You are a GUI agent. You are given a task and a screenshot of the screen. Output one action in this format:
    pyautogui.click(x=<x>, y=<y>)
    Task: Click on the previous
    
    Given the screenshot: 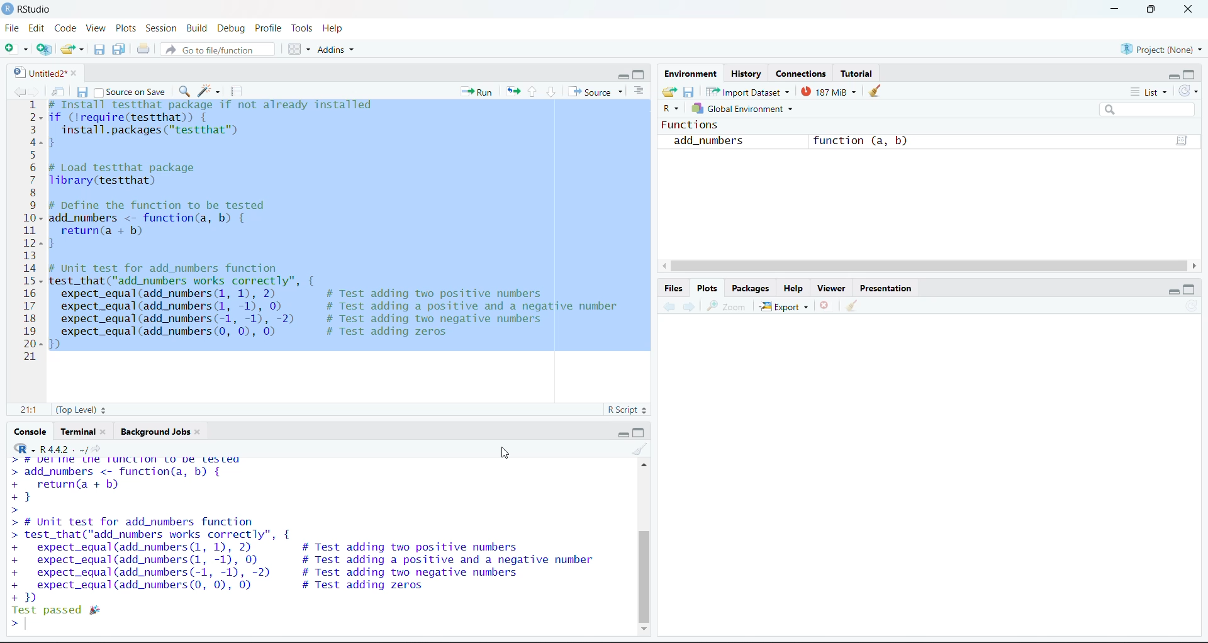 What is the action you would take?
    pyautogui.click(x=668, y=306)
    